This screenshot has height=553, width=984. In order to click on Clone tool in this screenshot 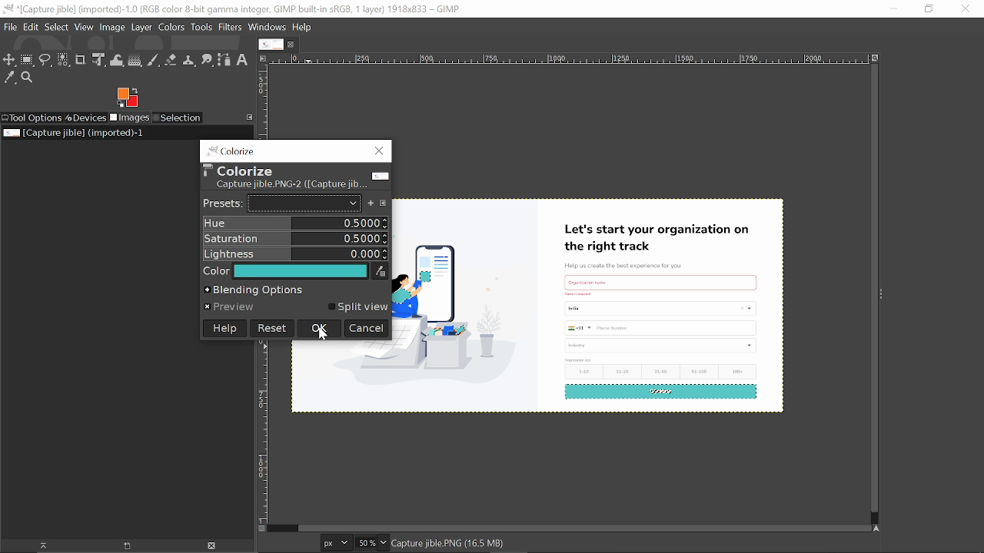, I will do `click(188, 60)`.